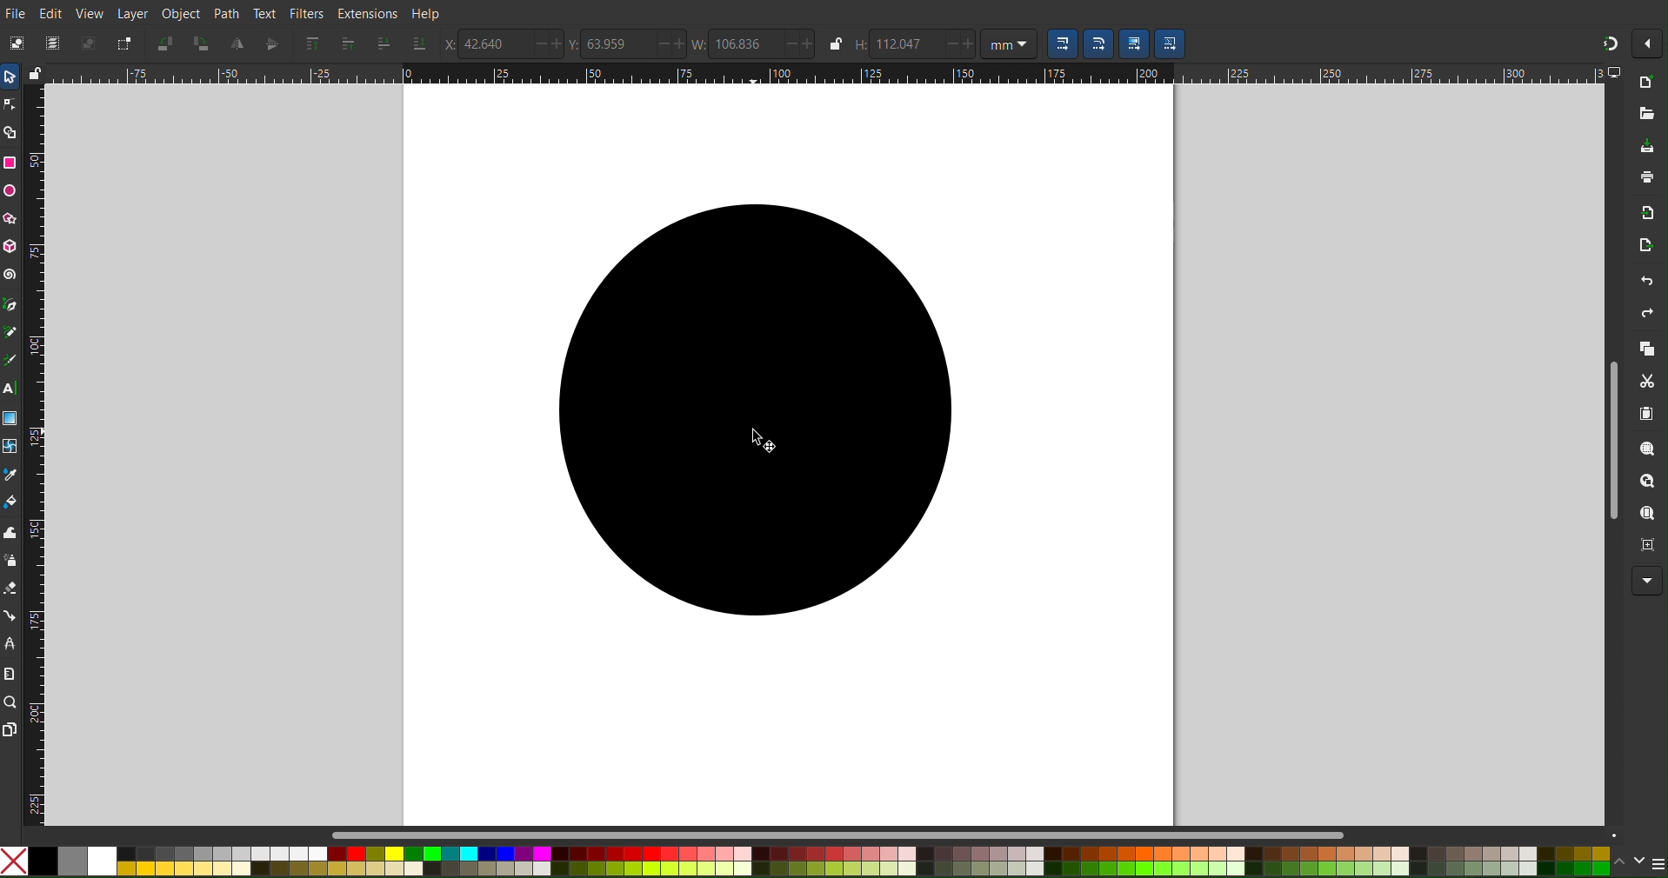 The height and width of the screenshot is (878, 1668). I want to click on Gradient Tool, so click(10, 417).